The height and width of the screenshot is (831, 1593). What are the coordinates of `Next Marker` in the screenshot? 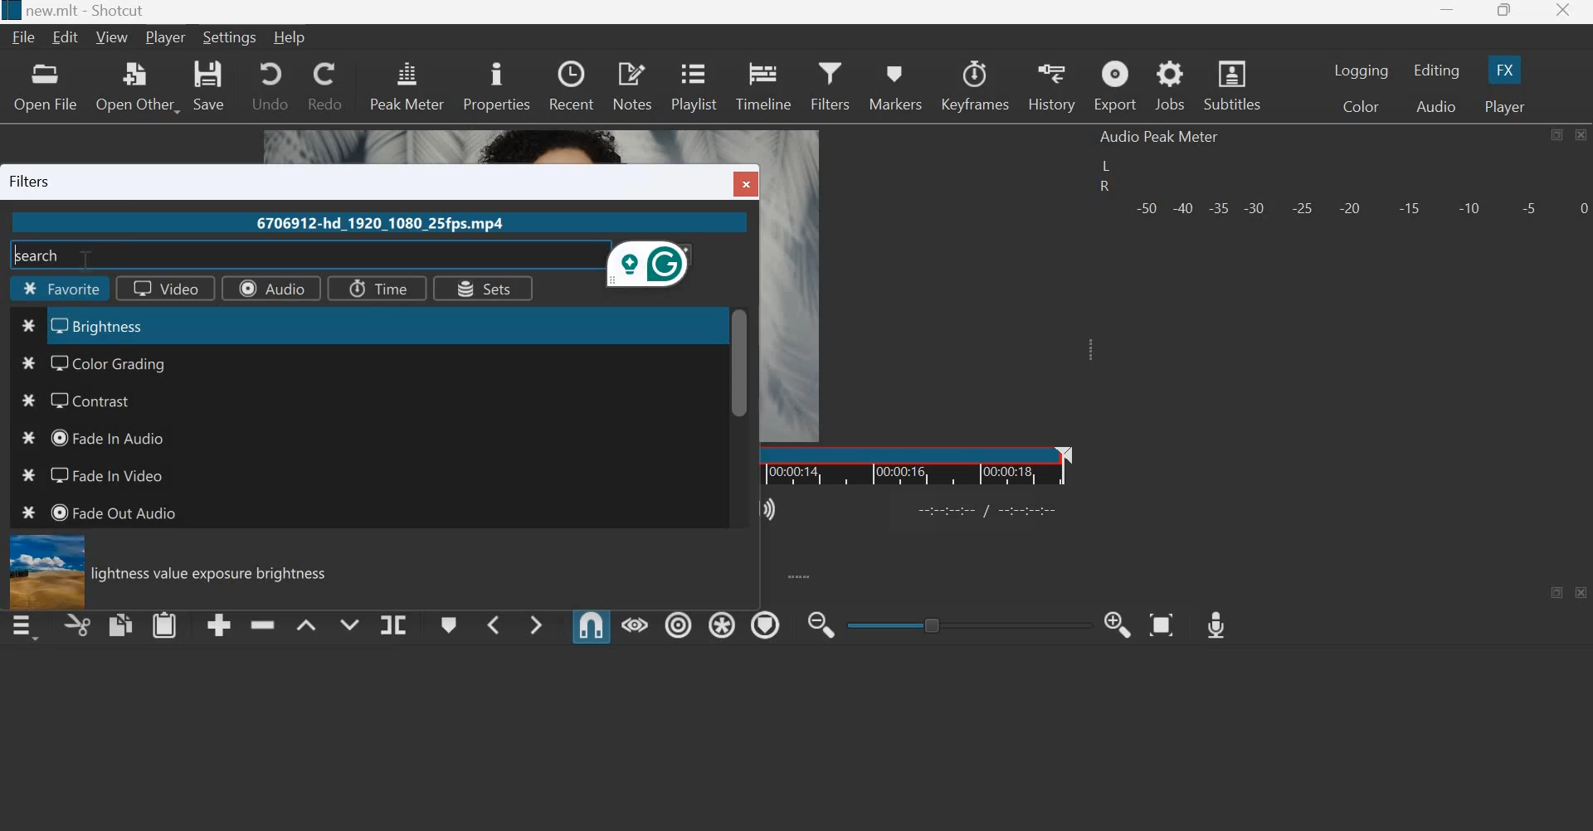 It's located at (536, 622).